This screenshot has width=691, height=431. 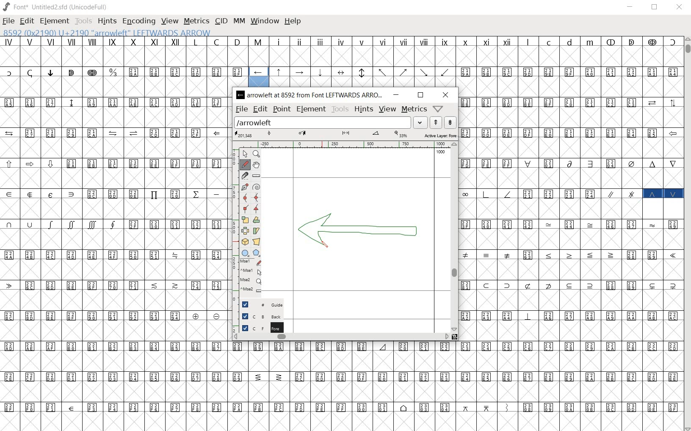 What do you see at coordinates (245, 164) in the screenshot?
I see `draw a freehand curve` at bounding box center [245, 164].